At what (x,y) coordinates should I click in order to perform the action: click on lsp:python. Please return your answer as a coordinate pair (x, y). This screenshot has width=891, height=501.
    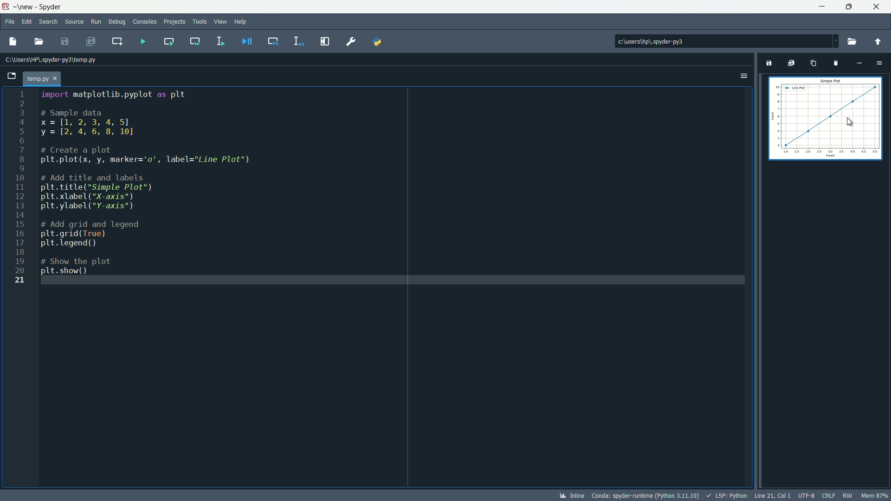
    Looking at the image, I should click on (728, 495).